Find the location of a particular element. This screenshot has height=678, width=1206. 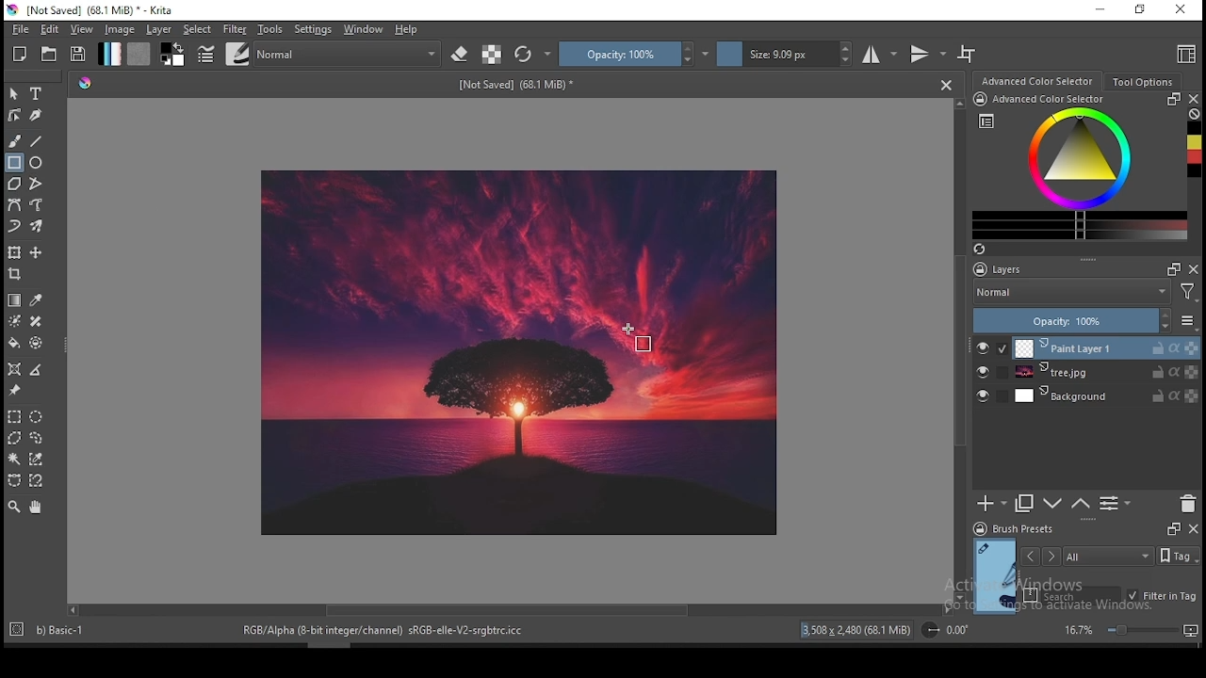

smart patch tool is located at coordinates (36, 321).